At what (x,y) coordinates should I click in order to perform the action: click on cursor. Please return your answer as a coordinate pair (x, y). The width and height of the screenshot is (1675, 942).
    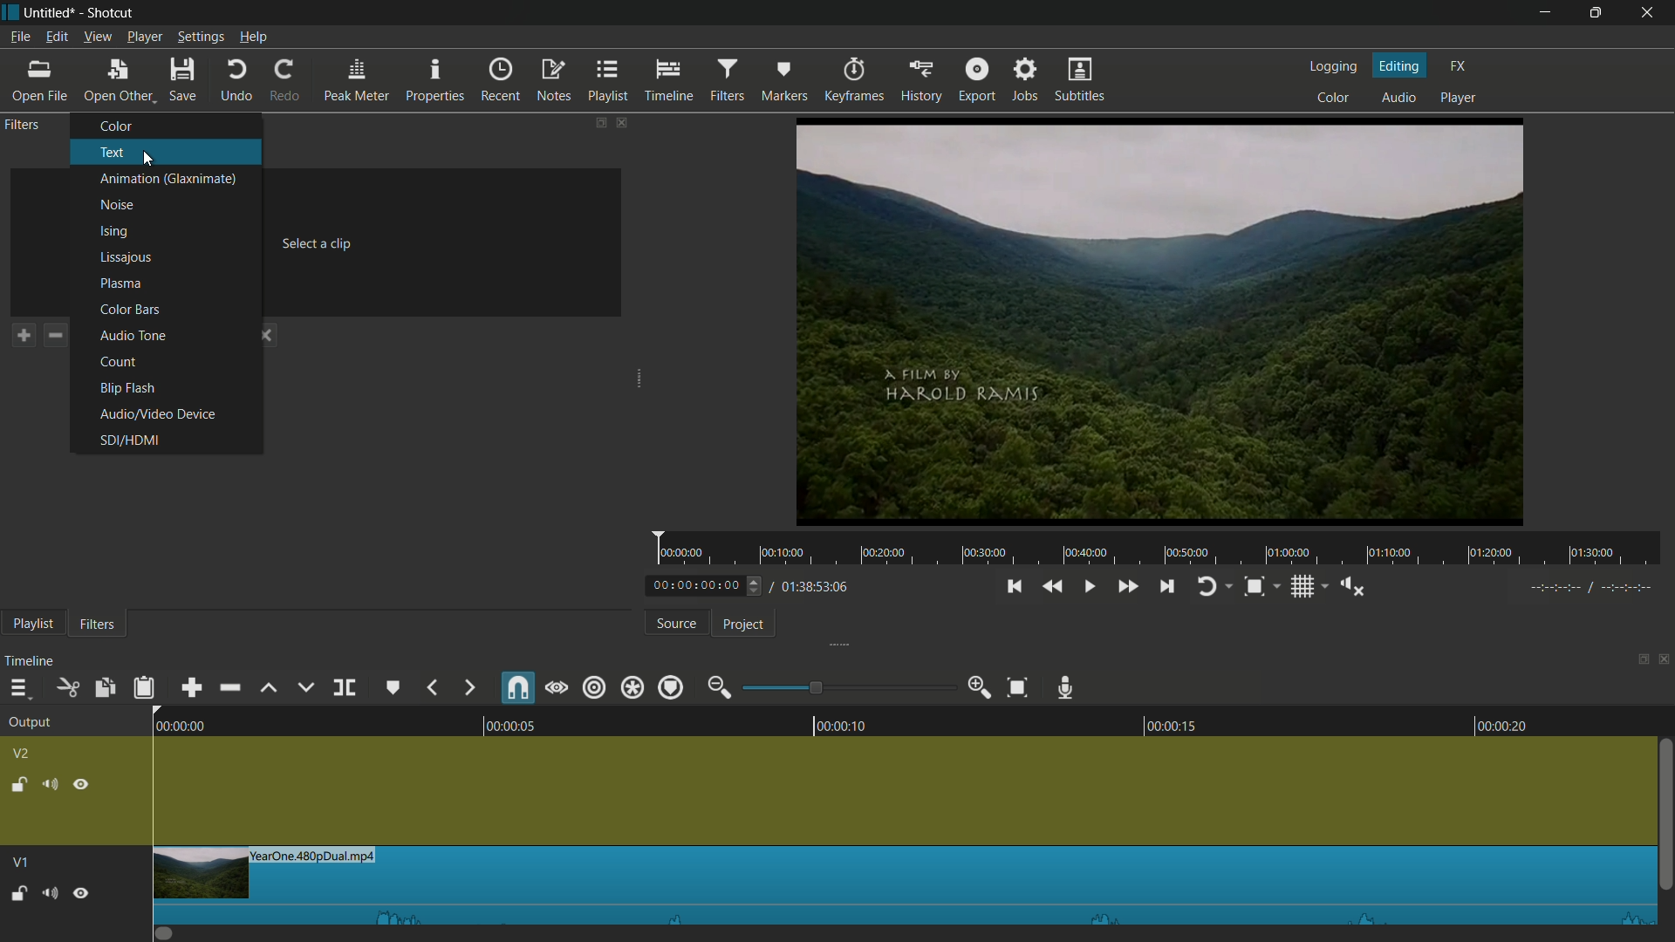
    Looking at the image, I should click on (123, 96).